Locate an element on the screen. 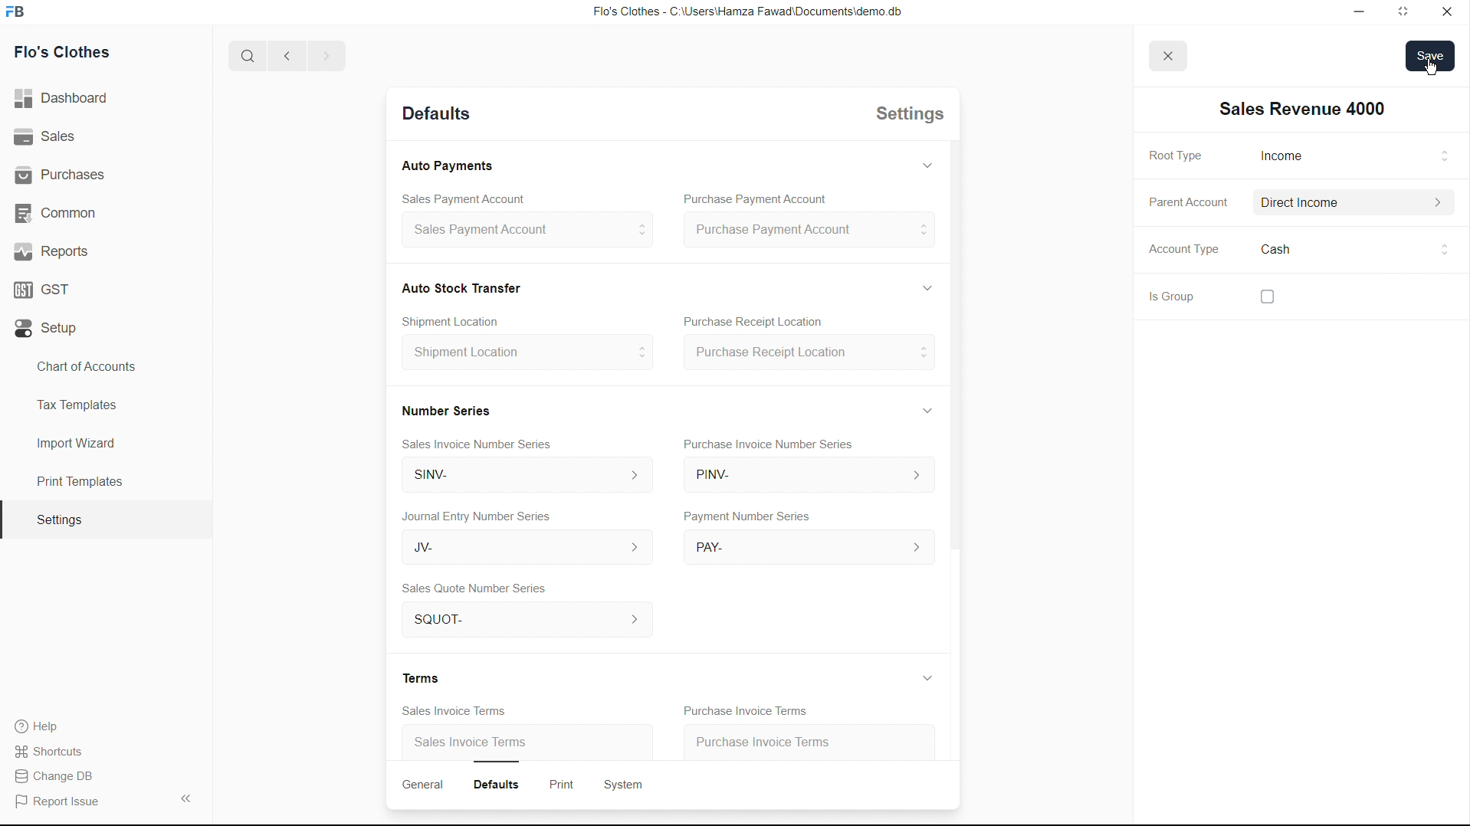  ' Reports is located at coordinates (54, 251).